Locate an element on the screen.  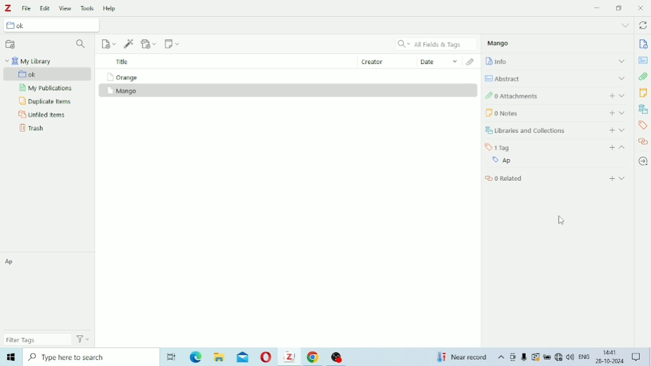
Related is located at coordinates (556, 178).